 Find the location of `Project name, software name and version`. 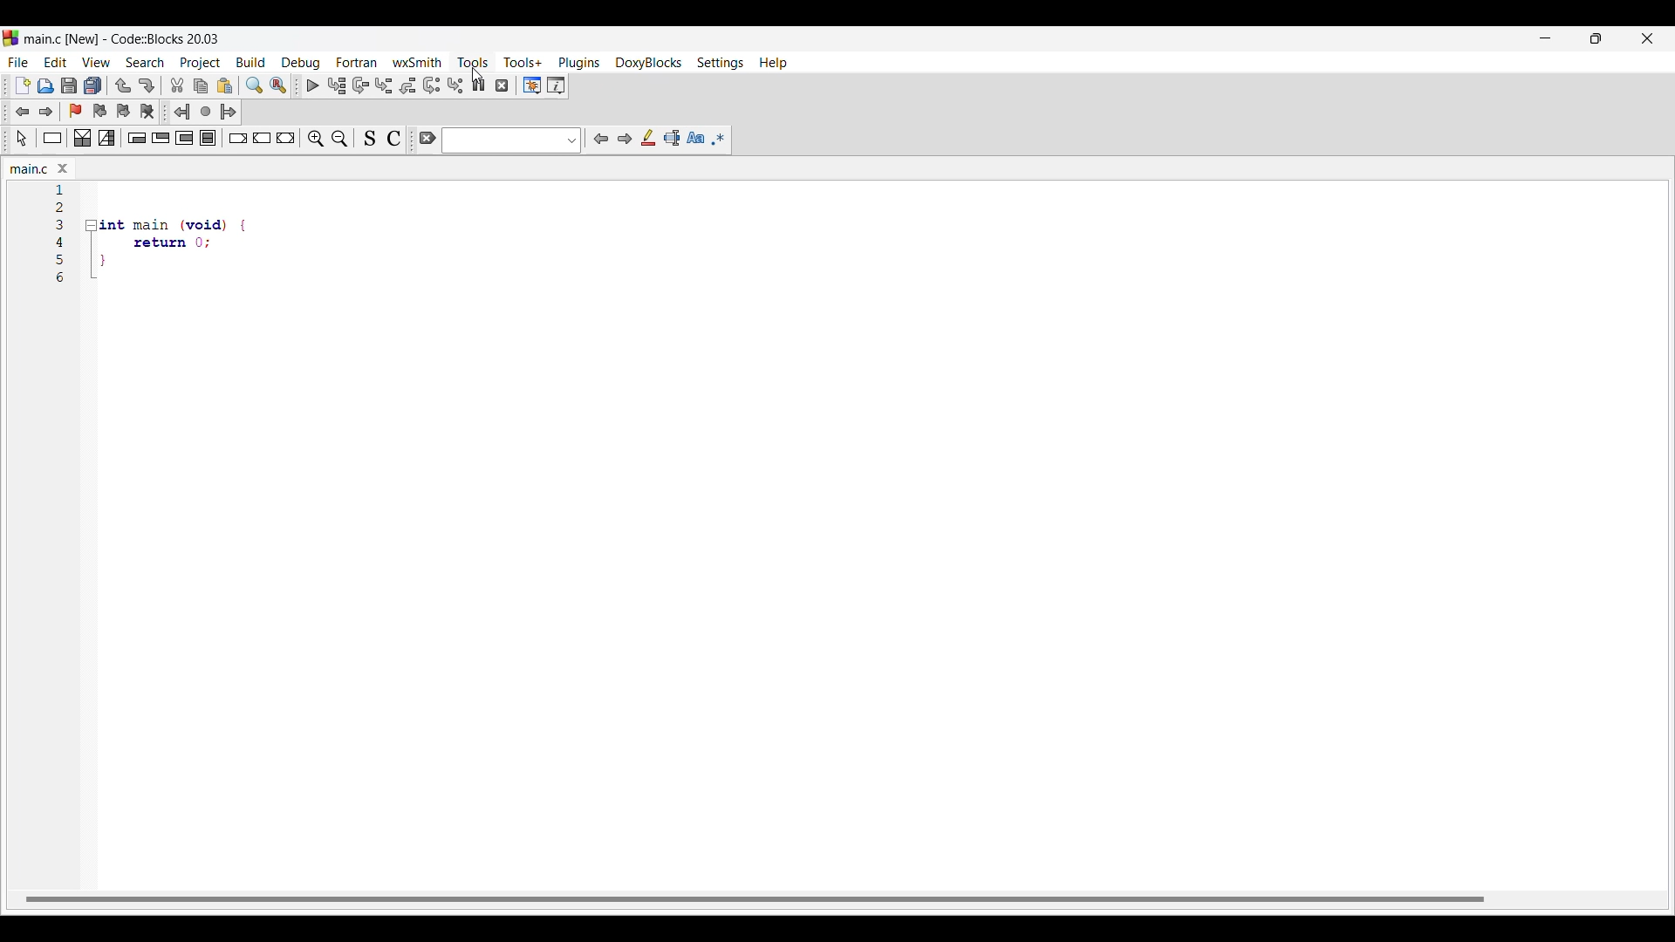

Project name, software name and version is located at coordinates (124, 39).